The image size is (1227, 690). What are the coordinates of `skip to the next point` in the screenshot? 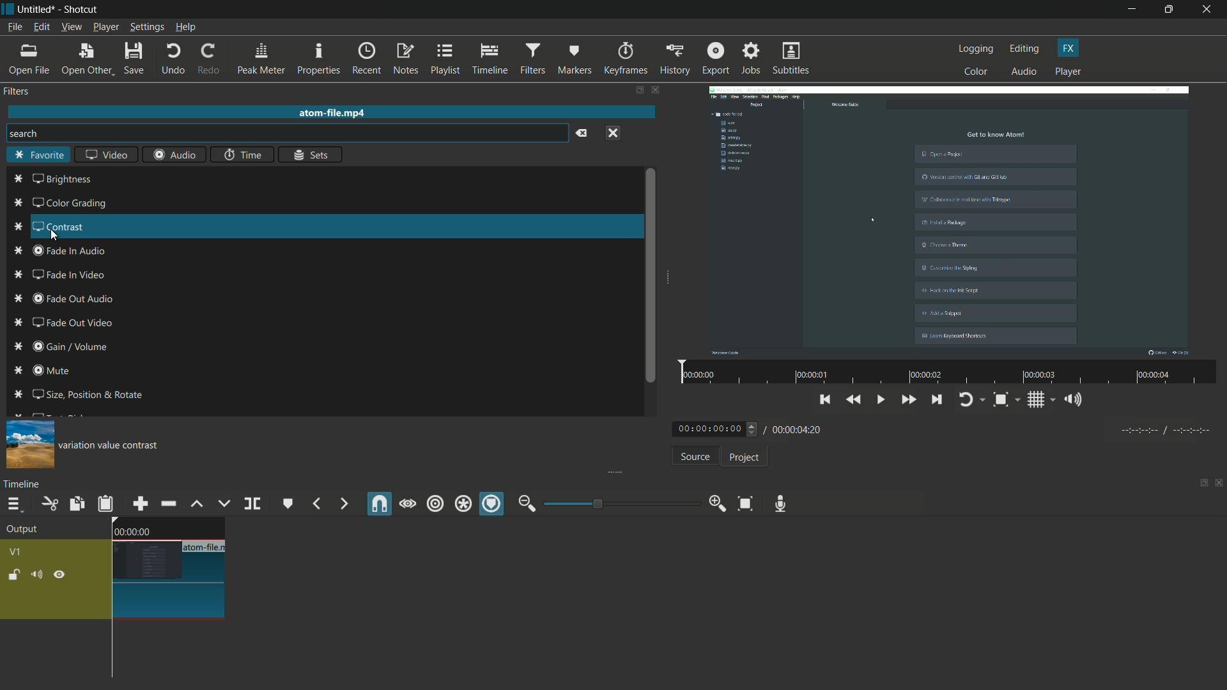 It's located at (937, 401).